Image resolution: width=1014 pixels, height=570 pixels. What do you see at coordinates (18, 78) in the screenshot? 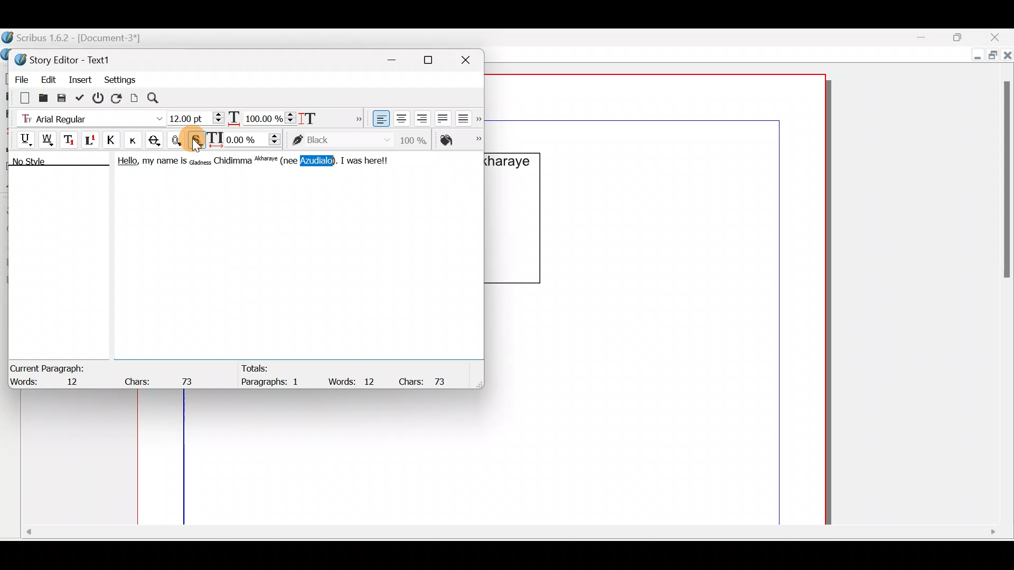
I see `File` at bounding box center [18, 78].